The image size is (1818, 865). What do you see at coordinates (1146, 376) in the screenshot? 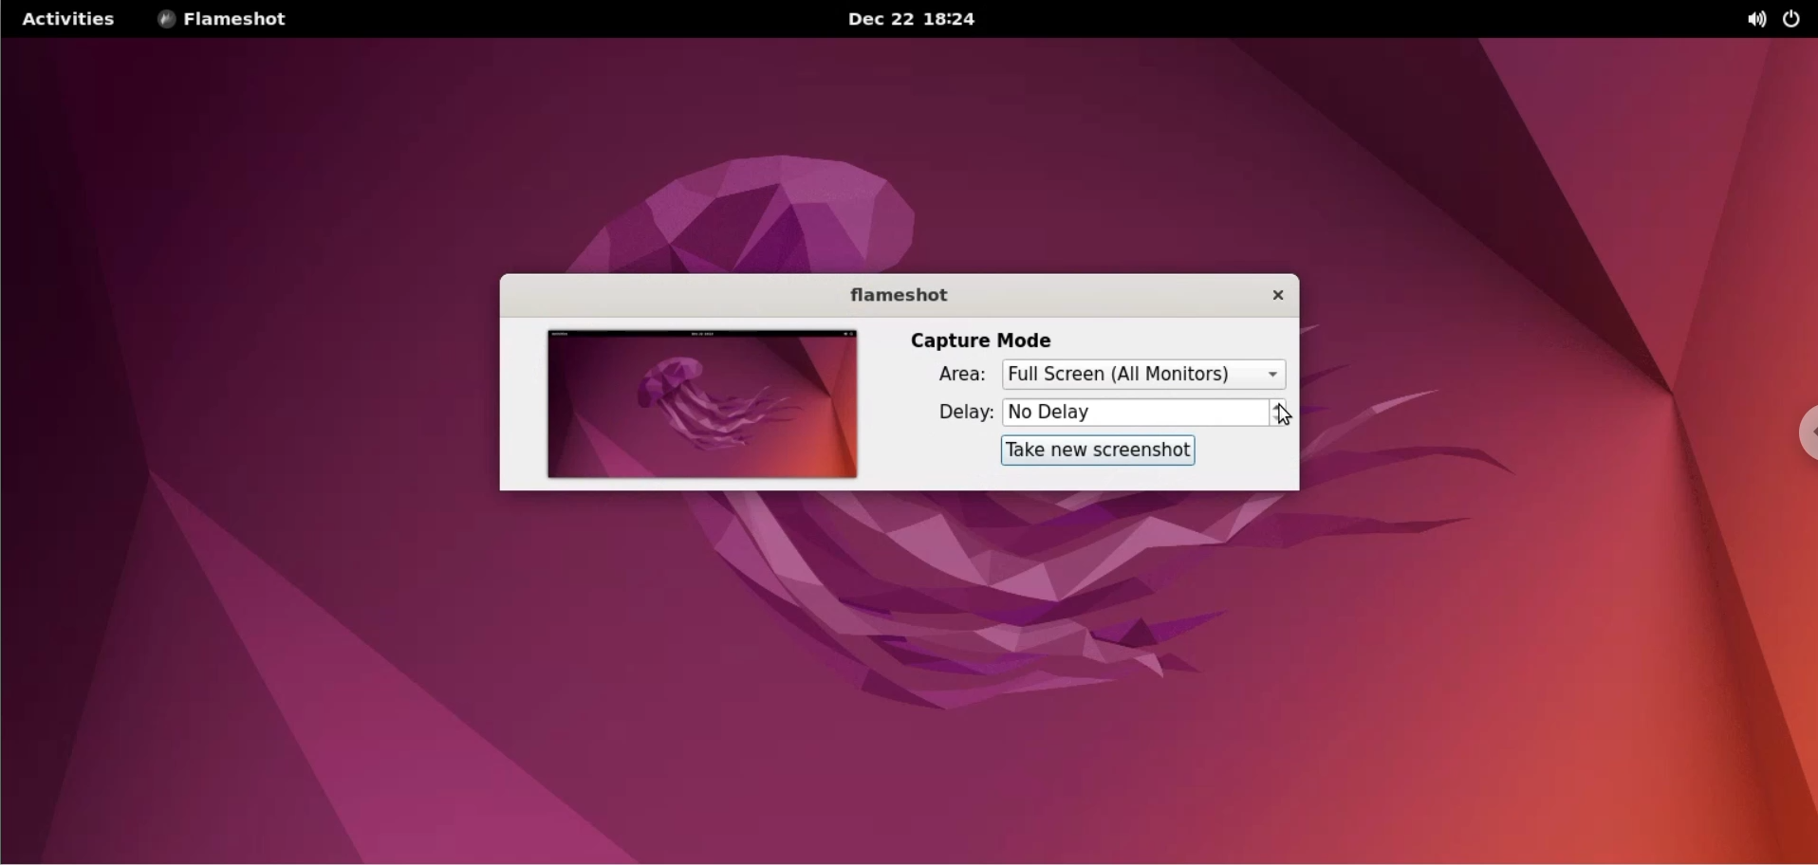
I see `selected capture area full screen` at bounding box center [1146, 376].